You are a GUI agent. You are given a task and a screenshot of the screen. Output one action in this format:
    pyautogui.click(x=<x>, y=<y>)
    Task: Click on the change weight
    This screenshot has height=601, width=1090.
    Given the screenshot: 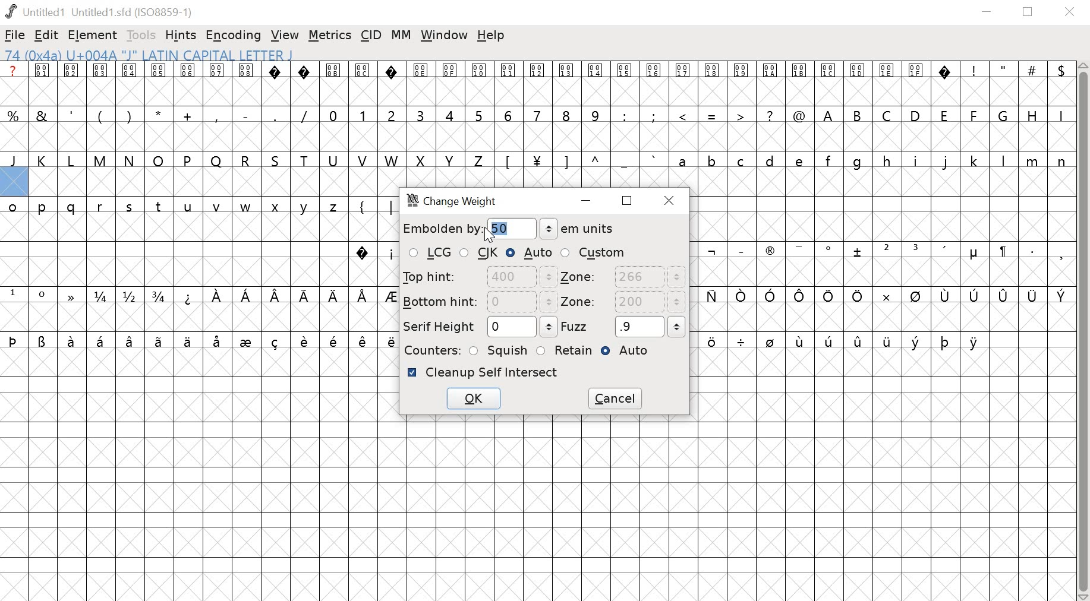 What is the action you would take?
    pyautogui.click(x=459, y=202)
    